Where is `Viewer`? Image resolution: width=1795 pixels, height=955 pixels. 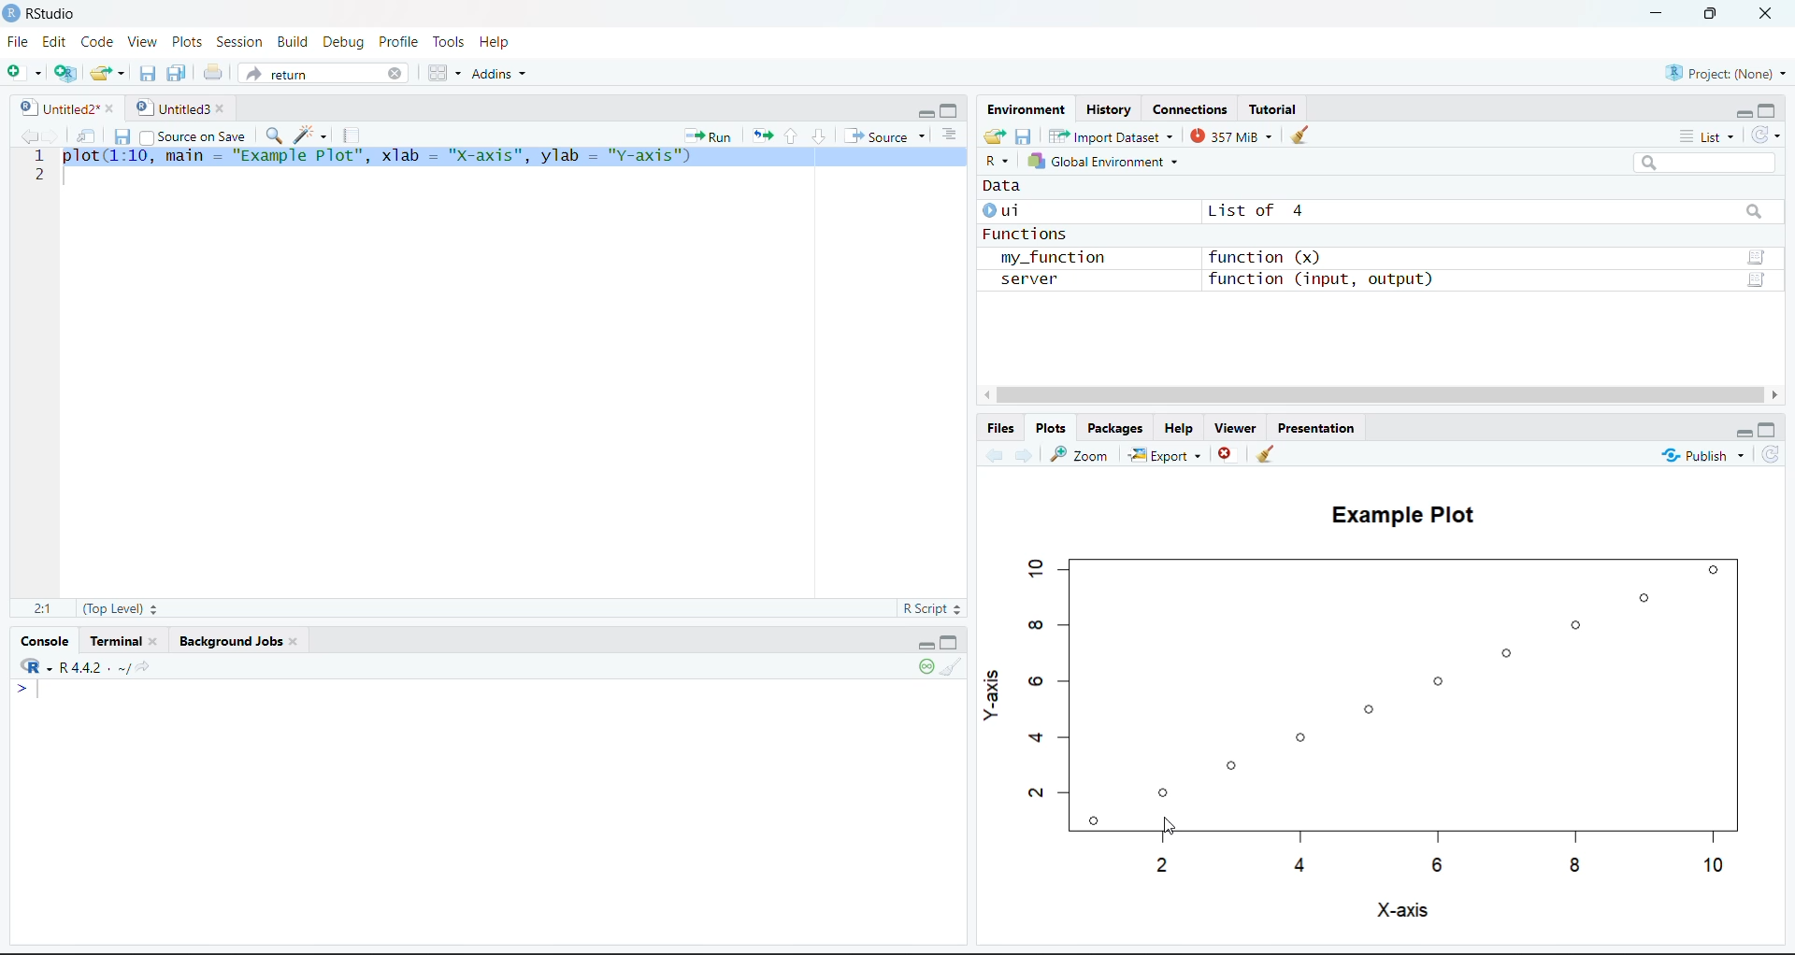 Viewer is located at coordinates (1235, 428).